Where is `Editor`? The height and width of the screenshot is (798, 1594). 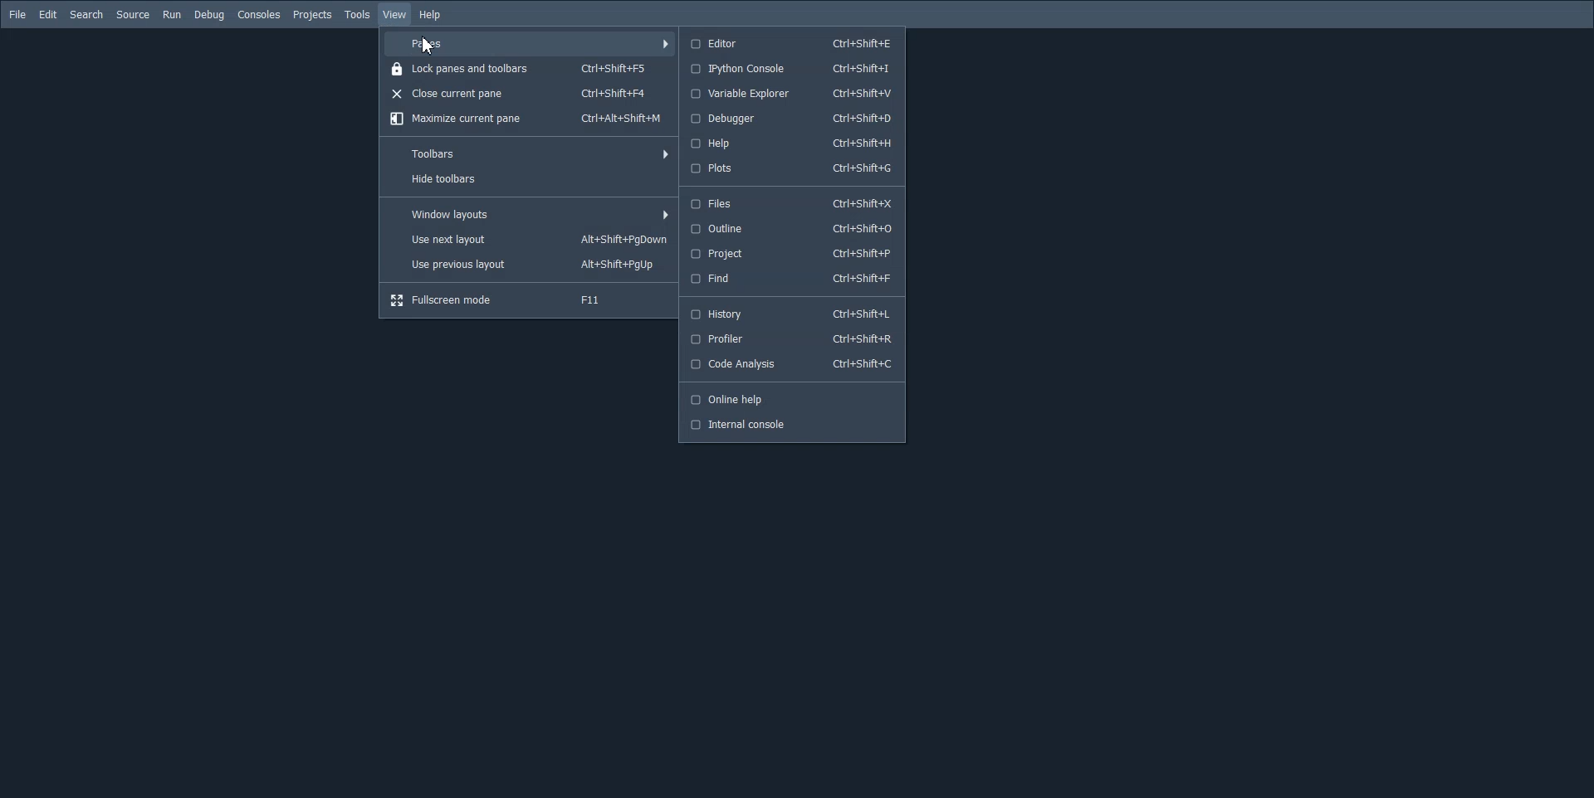
Editor is located at coordinates (792, 41).